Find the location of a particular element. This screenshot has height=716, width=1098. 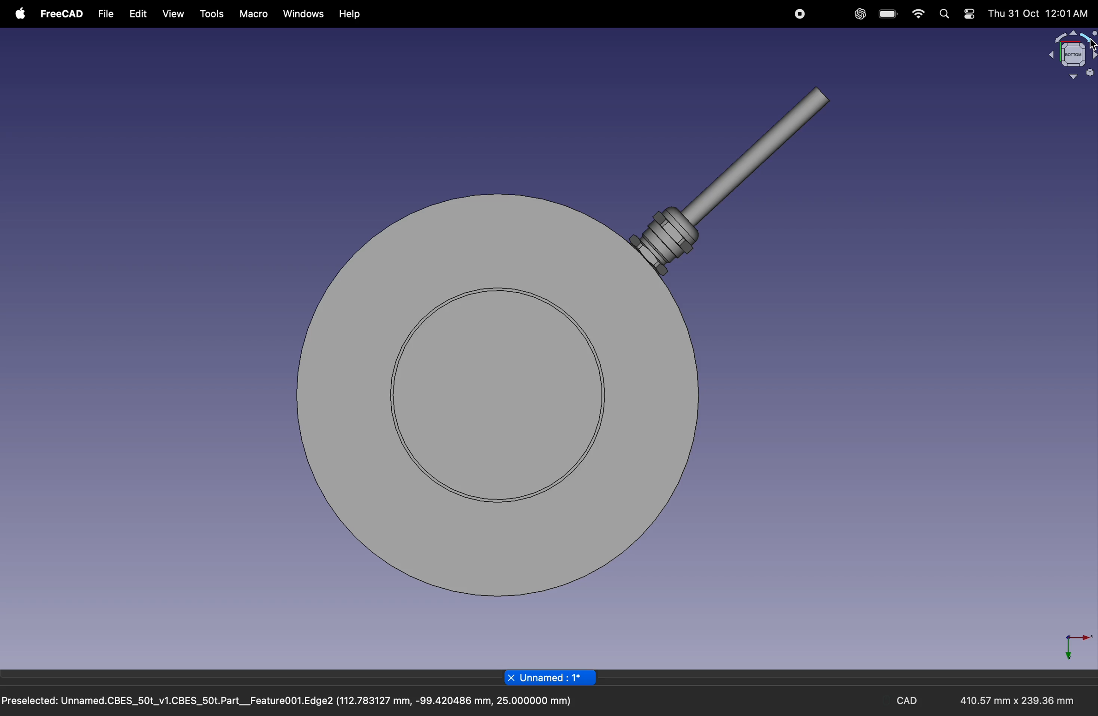

Preselected: Unnamed.CBES_50t_v1.CBES_50t.Part__Feature001.Edge2 (112.783127 mm, -99.420486 mm, 25.000000 mm) is located at coordinates (291, 700).